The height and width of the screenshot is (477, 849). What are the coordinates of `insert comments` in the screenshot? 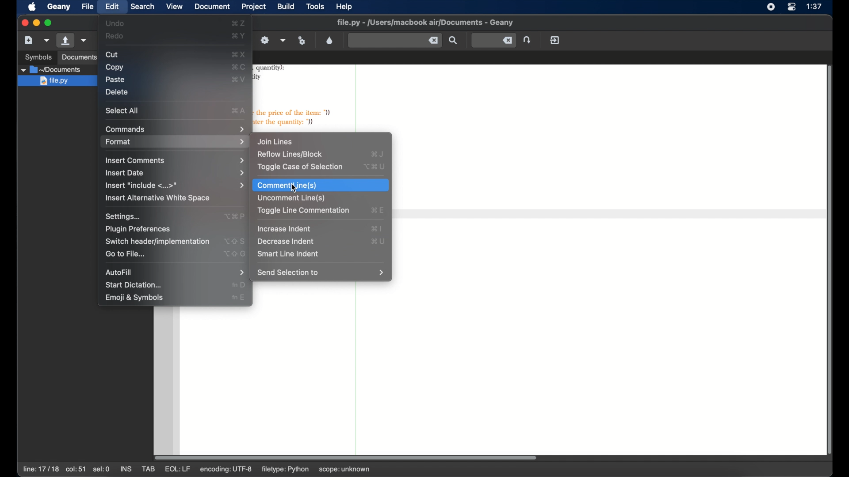 It's located at (175, 160).